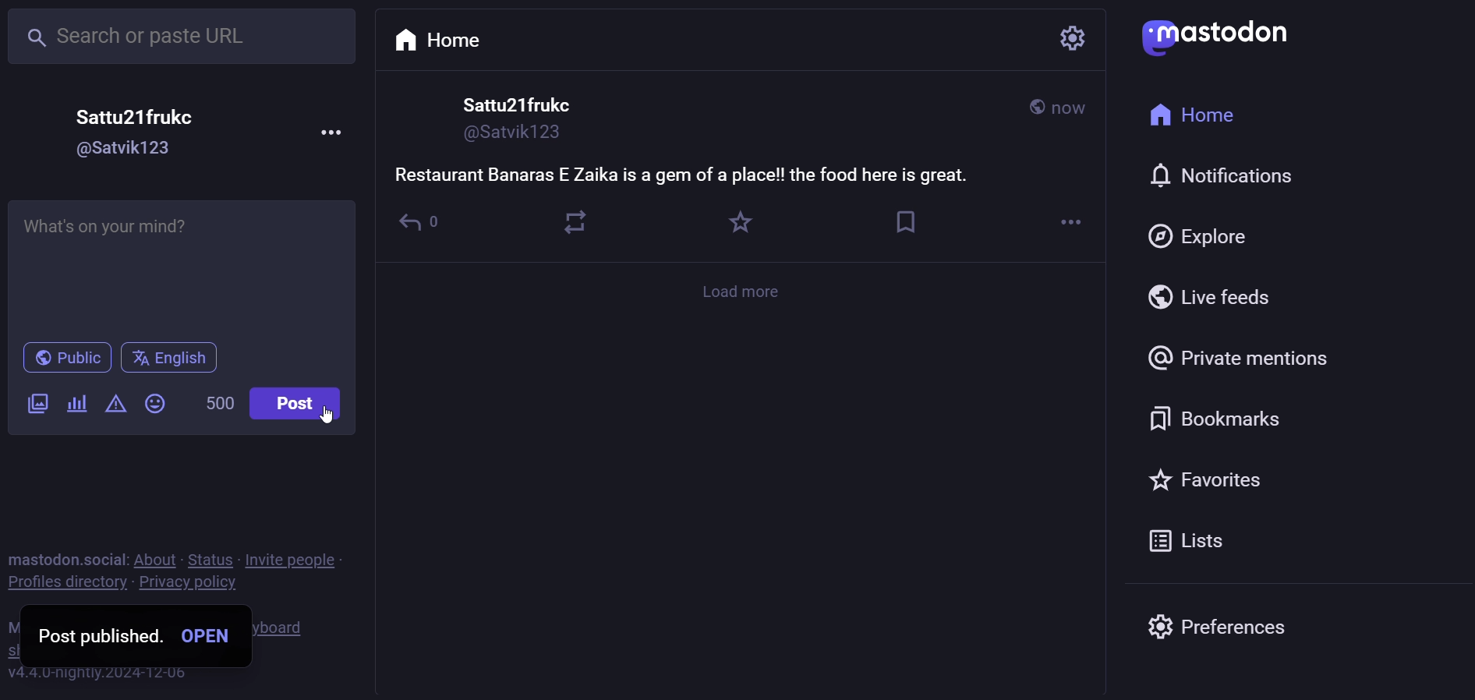  What do you see at coordinates (101, 635) in the screenshot?
I see `post published` at bounding box center [101, 635].